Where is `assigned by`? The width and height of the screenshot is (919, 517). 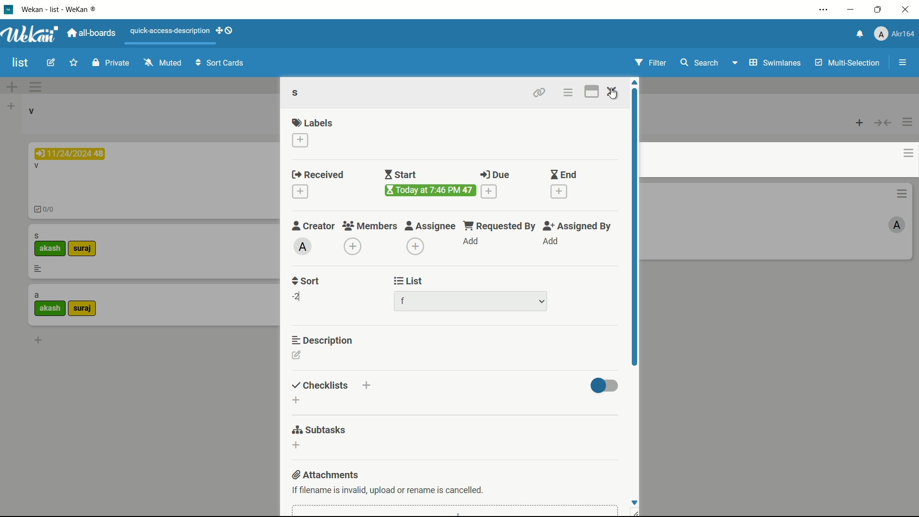
assigned by is located at coordinates (578, 226).